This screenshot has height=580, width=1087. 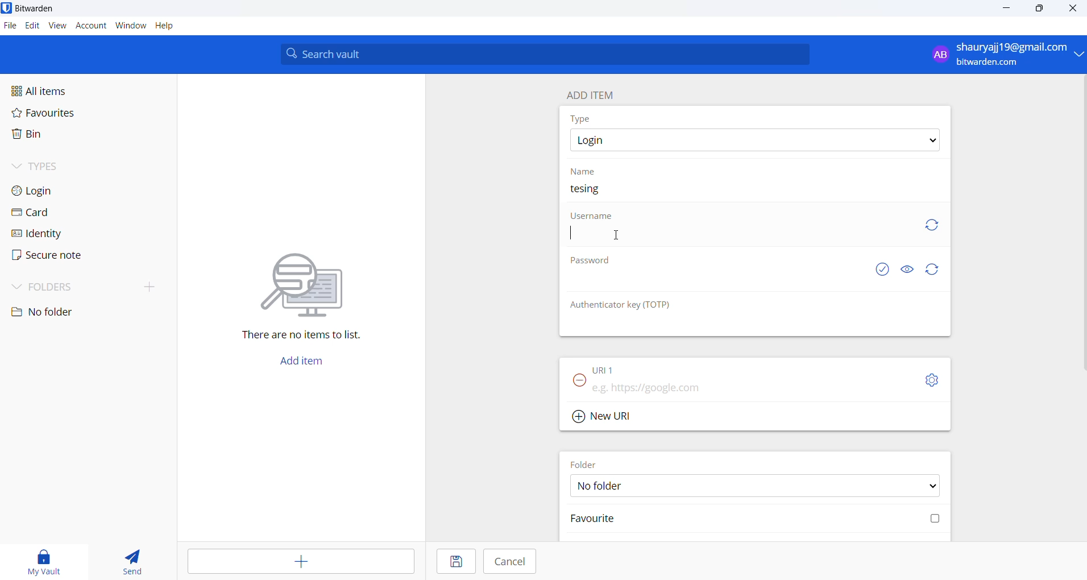 What do you see at coordinates (130, 27) in the screenshot?
I see `window` at bounding box center [130, 27].